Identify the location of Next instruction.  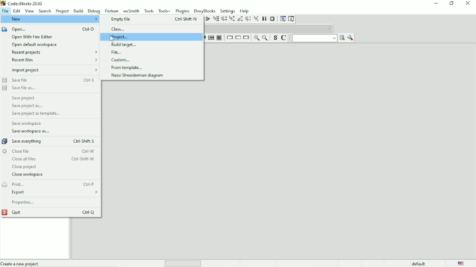
(248, 19).